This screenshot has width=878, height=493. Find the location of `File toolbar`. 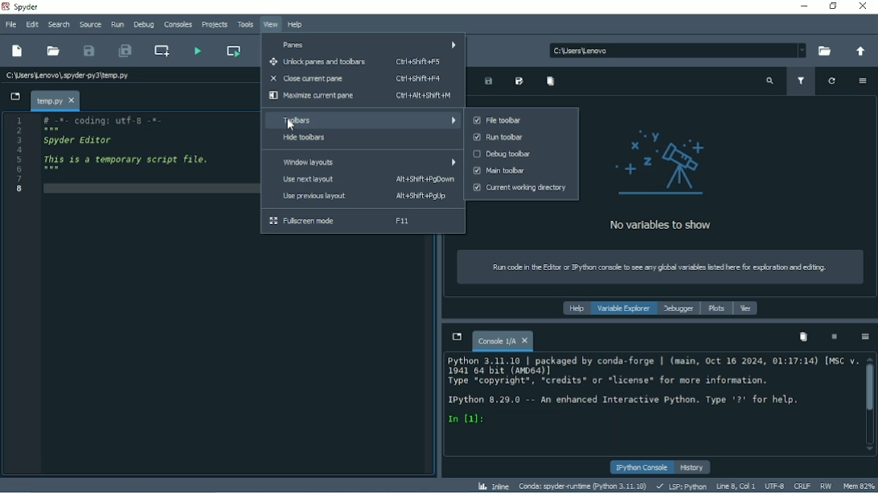

File toolbar is located at coordinates (520, 120).